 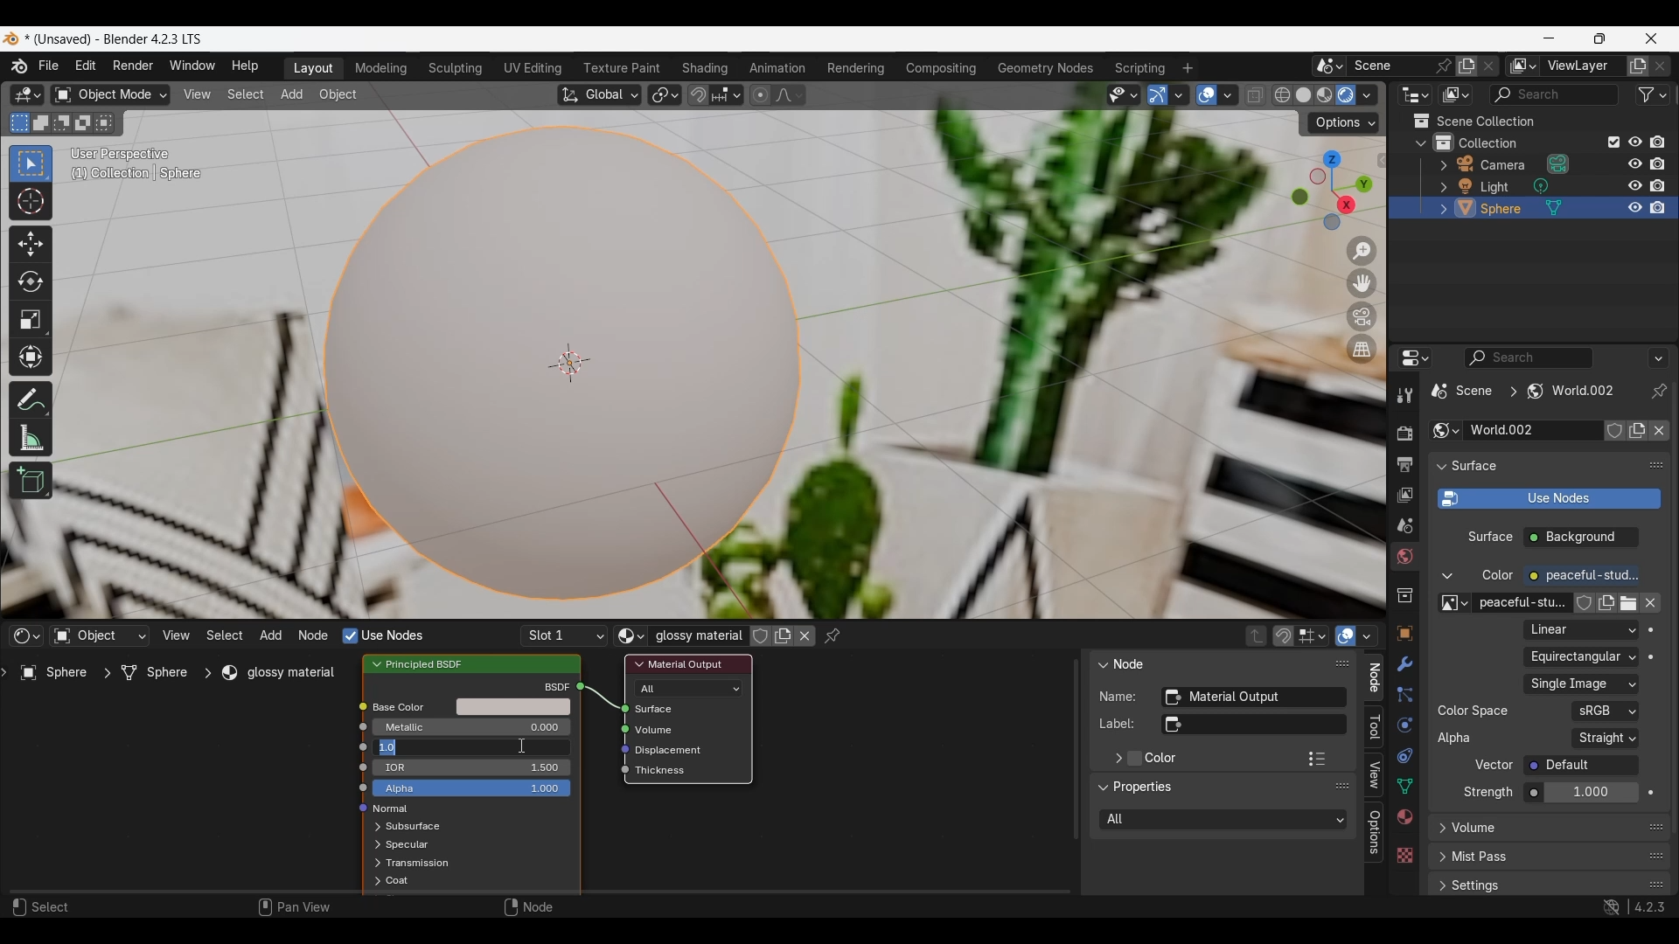 I want to click on Add new world, so click(x=1637, y=430).